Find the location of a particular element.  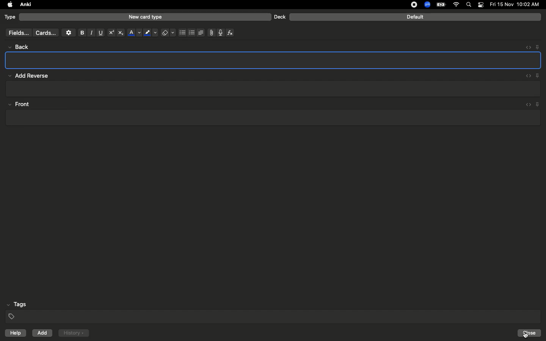

embed is located at coordinates (527, 103).